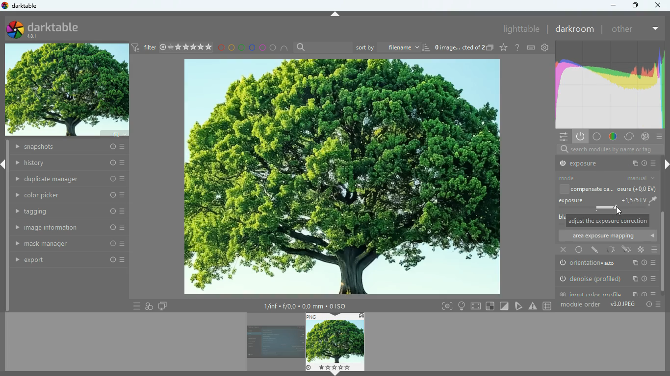  Describe the element at coordinates (621, 305) in the screenshot. I see `v3.0 JPEG` at that location.